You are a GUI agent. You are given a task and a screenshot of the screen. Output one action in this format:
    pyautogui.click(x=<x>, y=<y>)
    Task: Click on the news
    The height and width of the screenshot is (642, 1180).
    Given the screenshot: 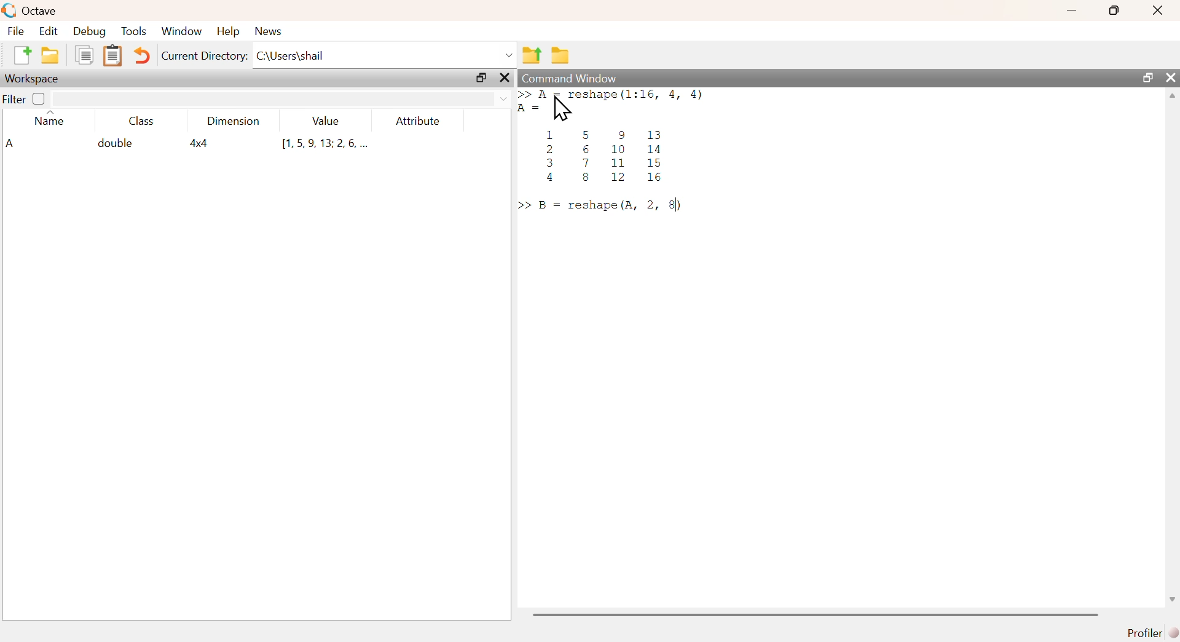 What is the action you would take?
    pyautogui.click(x=274, y=31)
    